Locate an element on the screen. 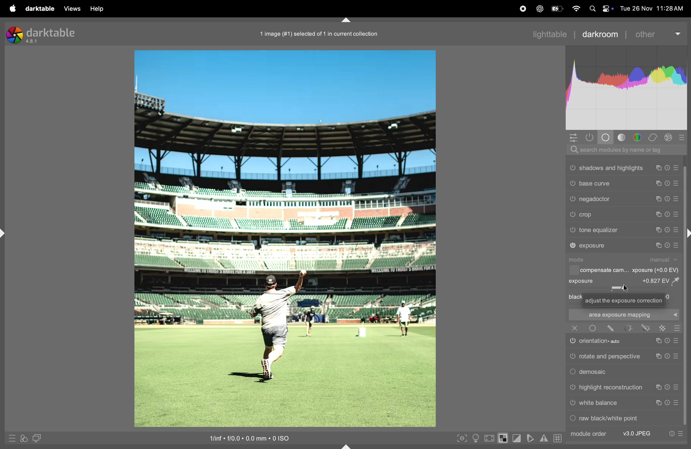 This screenshot has height=449, width=691. raw balck and white point is located at coordinates (610, 418).